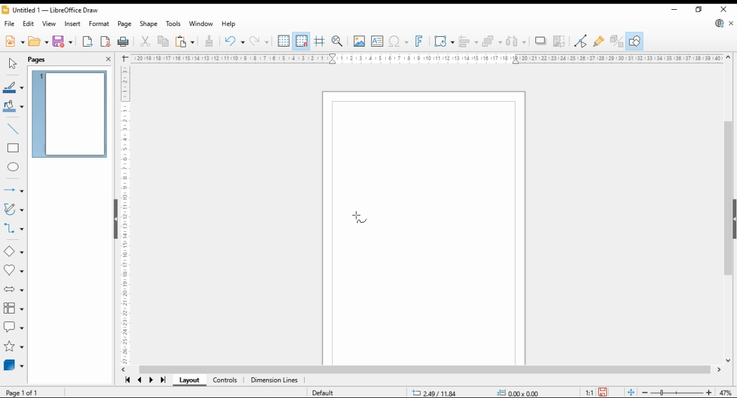 The width and height of the screenshot is (737, 398). What do you see at coordinates (20, 393) in the screenshot?
I see `pagw 1 of 1` at bounding box center [20, 393].